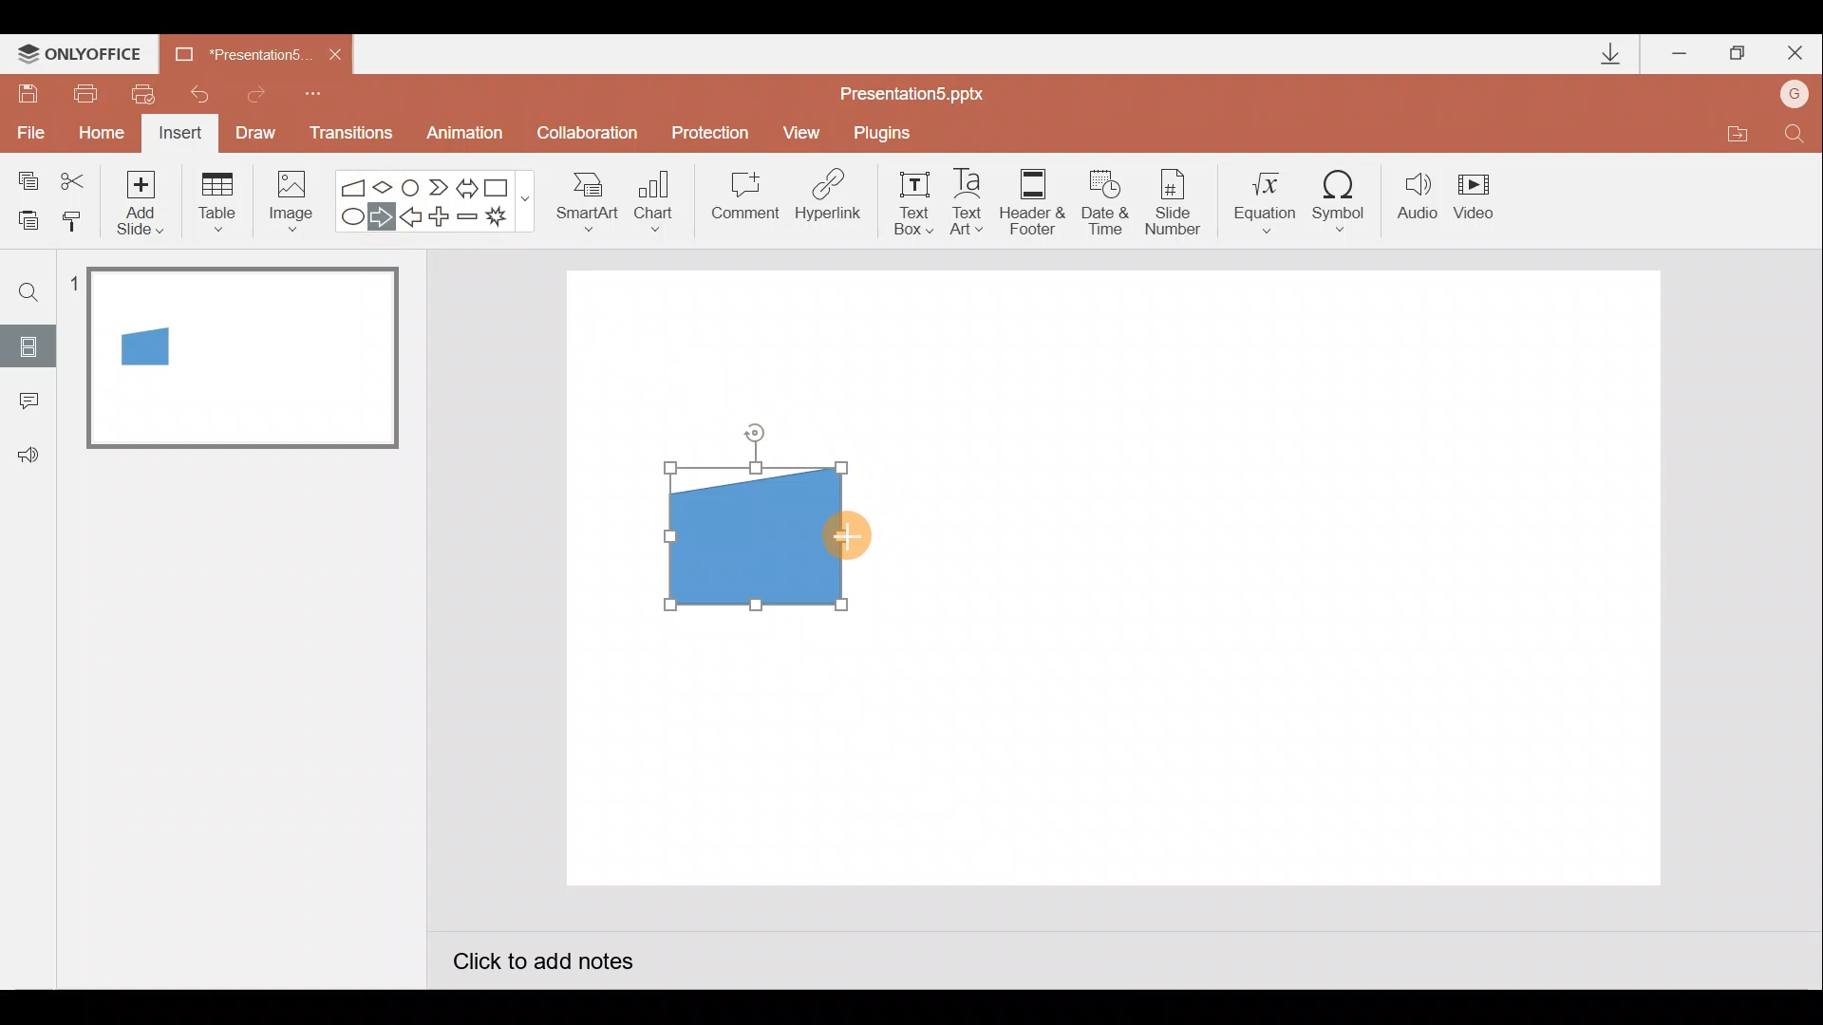  Describe the element at coordinates (27, 90) in the screenshot. I see `Save` at that location.